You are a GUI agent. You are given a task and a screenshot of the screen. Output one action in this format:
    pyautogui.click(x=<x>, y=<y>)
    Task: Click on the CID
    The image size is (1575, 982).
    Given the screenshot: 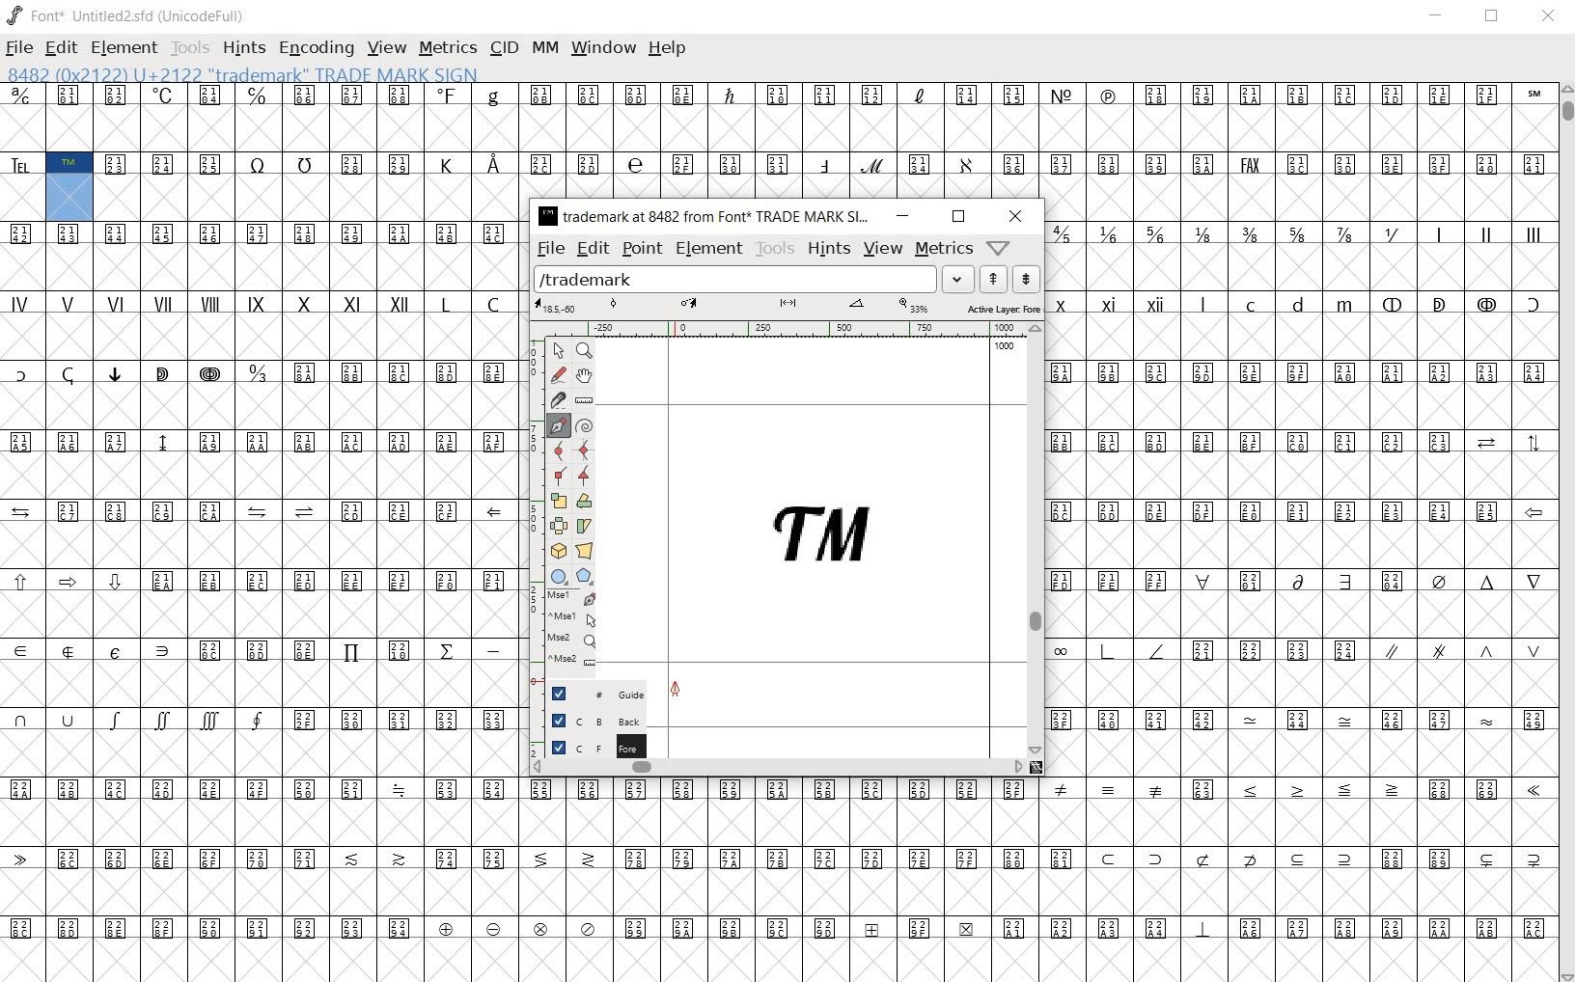 What is the action you would take?
    pyautogui.click(x=504, y=51)
    